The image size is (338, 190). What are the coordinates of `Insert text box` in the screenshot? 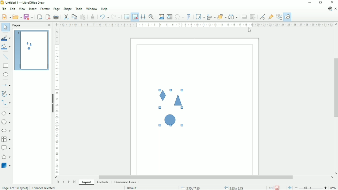 It's located at (169, 17).